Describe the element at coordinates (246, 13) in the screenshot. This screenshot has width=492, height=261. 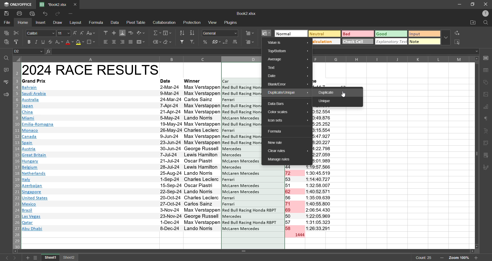
I see `filename` at that location.